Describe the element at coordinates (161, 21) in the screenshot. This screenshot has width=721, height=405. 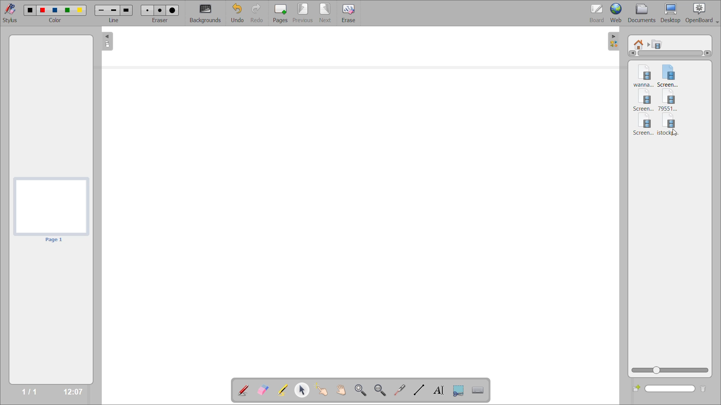
I see `eraser ` at that location.